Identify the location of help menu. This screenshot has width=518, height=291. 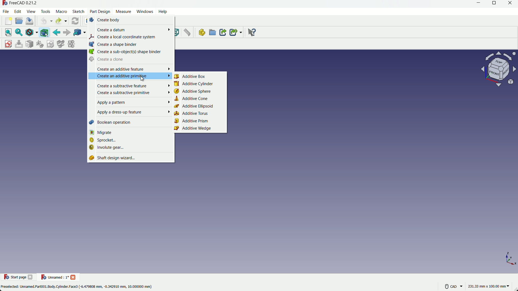
(161, 12).